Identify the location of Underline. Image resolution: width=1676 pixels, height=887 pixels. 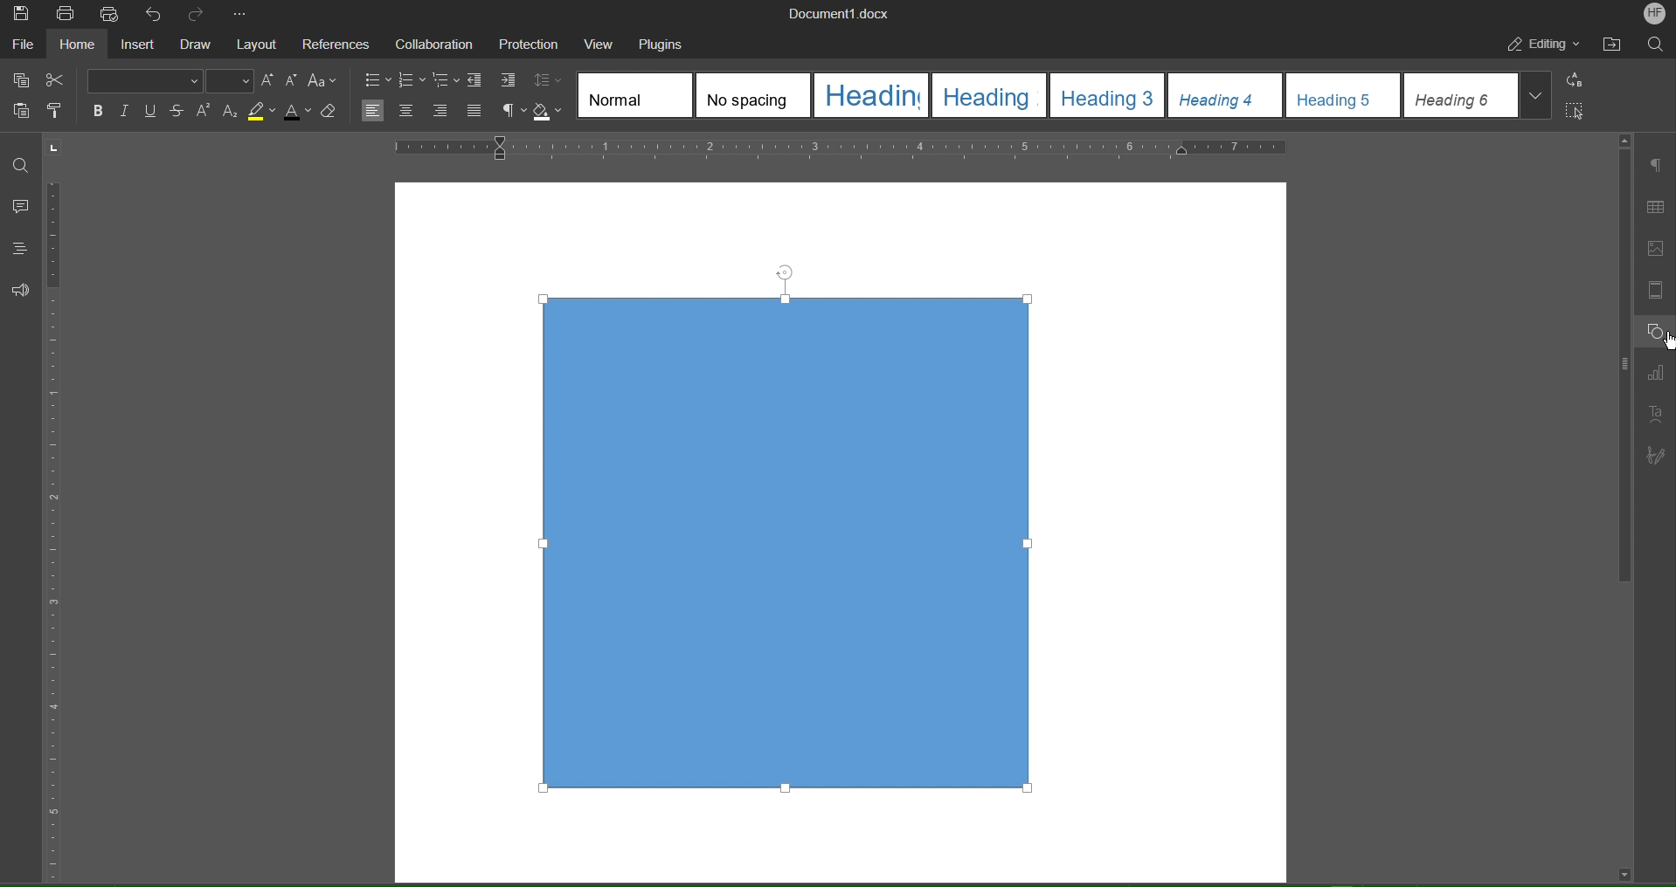
(156, 111).